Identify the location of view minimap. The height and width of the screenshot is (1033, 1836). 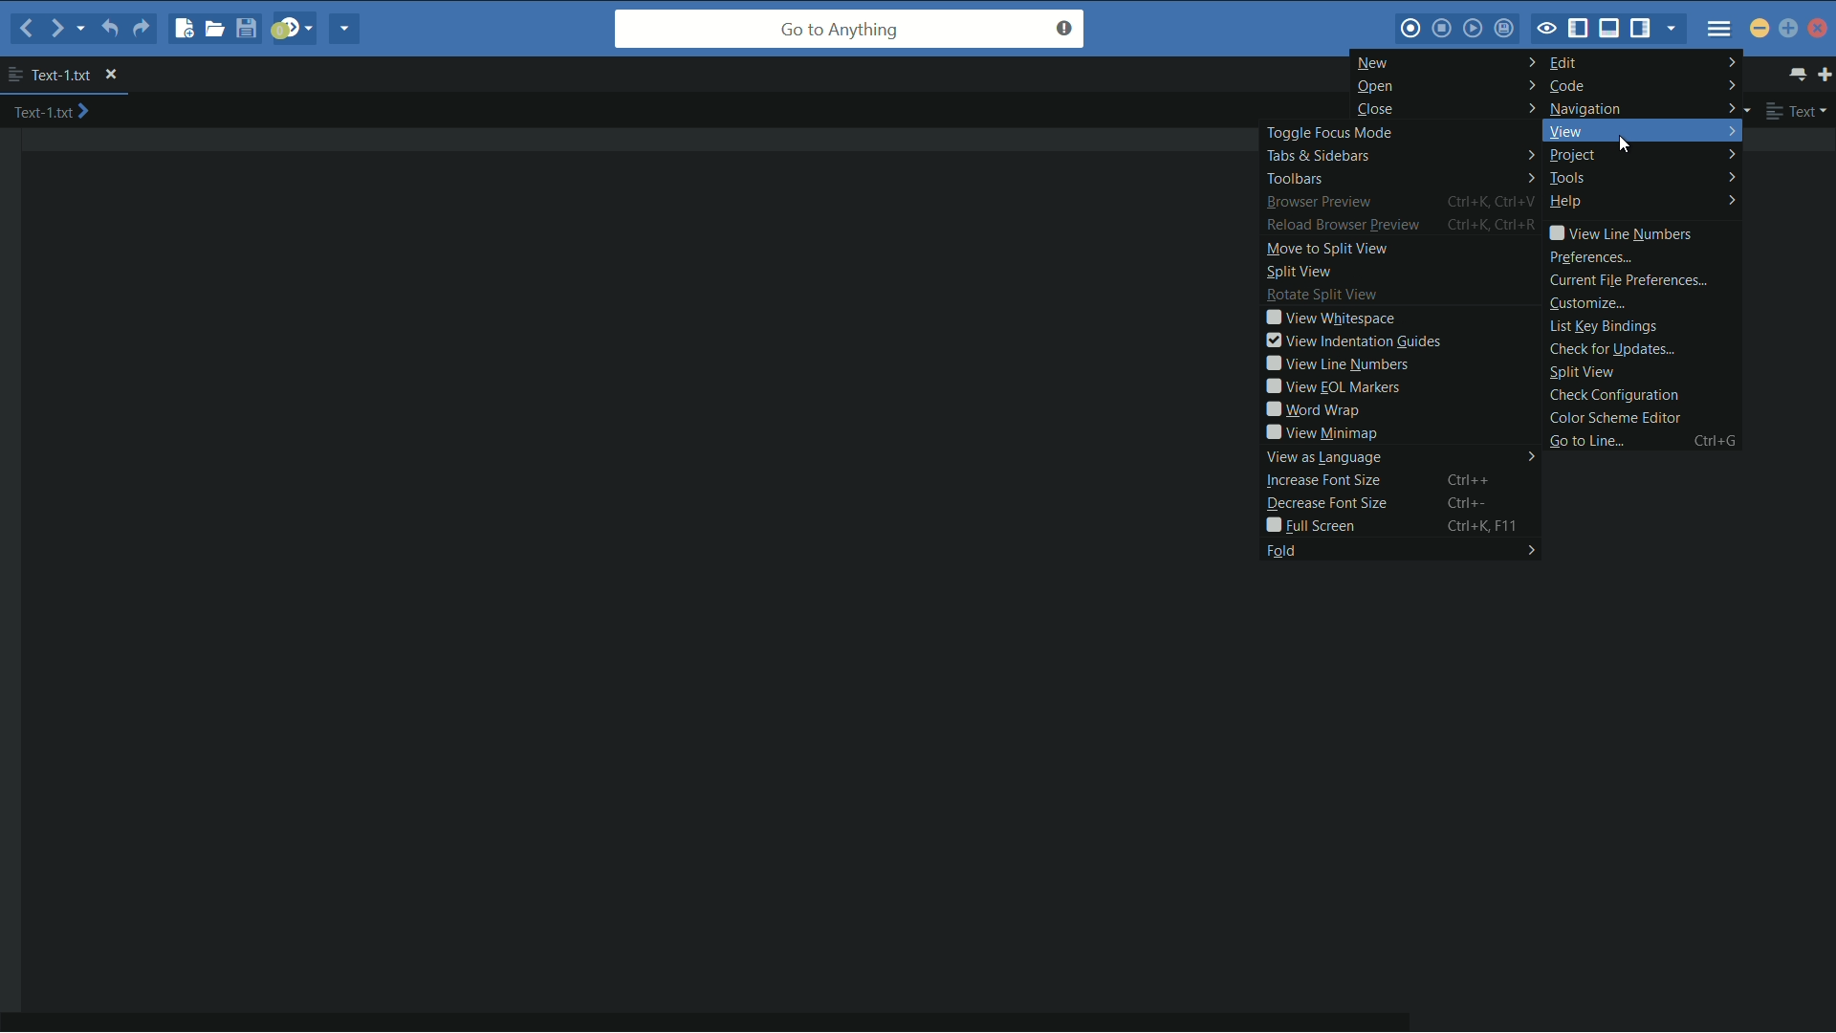
(1318, 434).